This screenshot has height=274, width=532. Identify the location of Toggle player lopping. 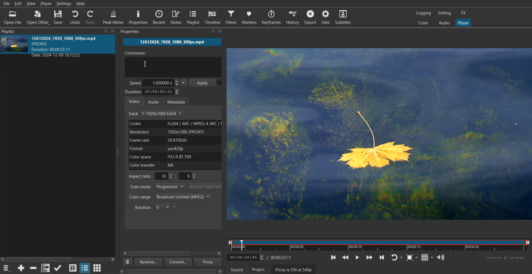
(397, 257).